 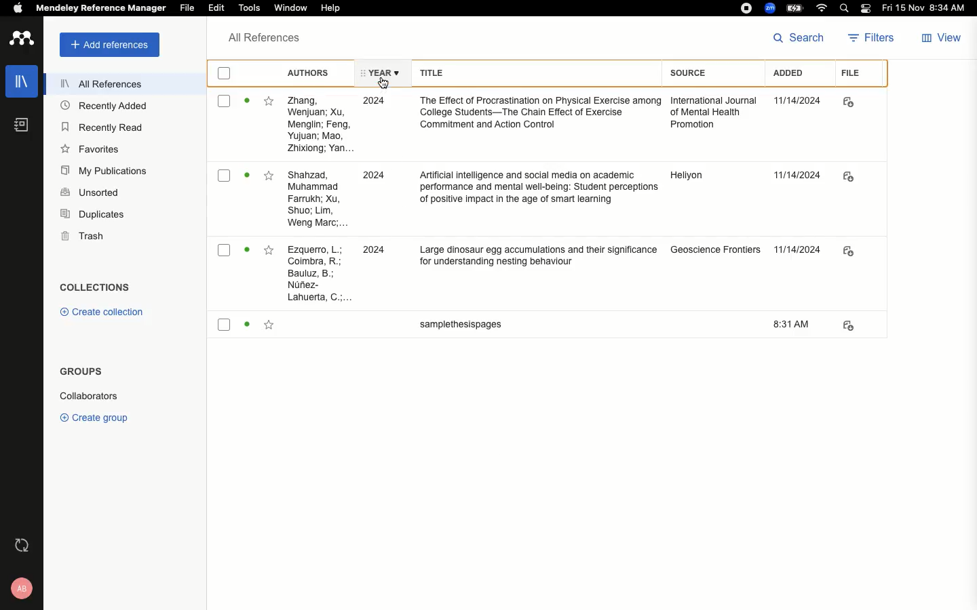 I want to click on Trash, so click(x=85, y=235).